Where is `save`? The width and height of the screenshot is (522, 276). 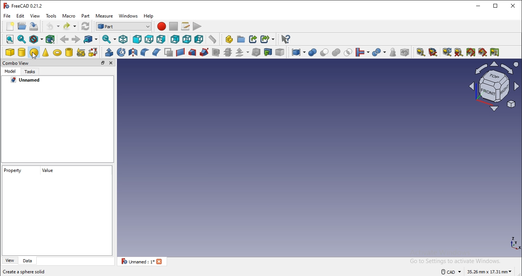 save is located at coordinates (34, 26).